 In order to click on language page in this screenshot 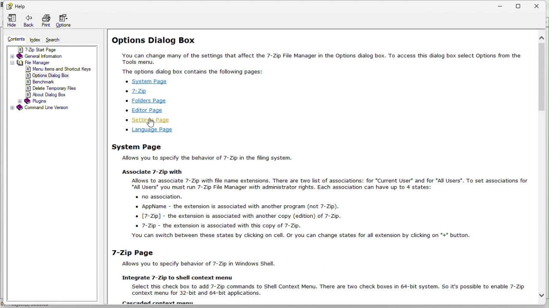, I will do `click(151, 130)`.